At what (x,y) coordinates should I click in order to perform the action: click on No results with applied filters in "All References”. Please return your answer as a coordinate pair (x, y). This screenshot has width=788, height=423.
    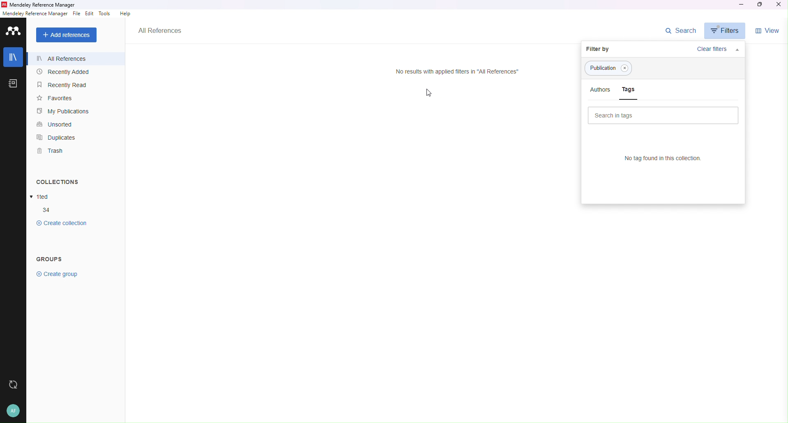
    Looking at the image, I should click on (452, 71).